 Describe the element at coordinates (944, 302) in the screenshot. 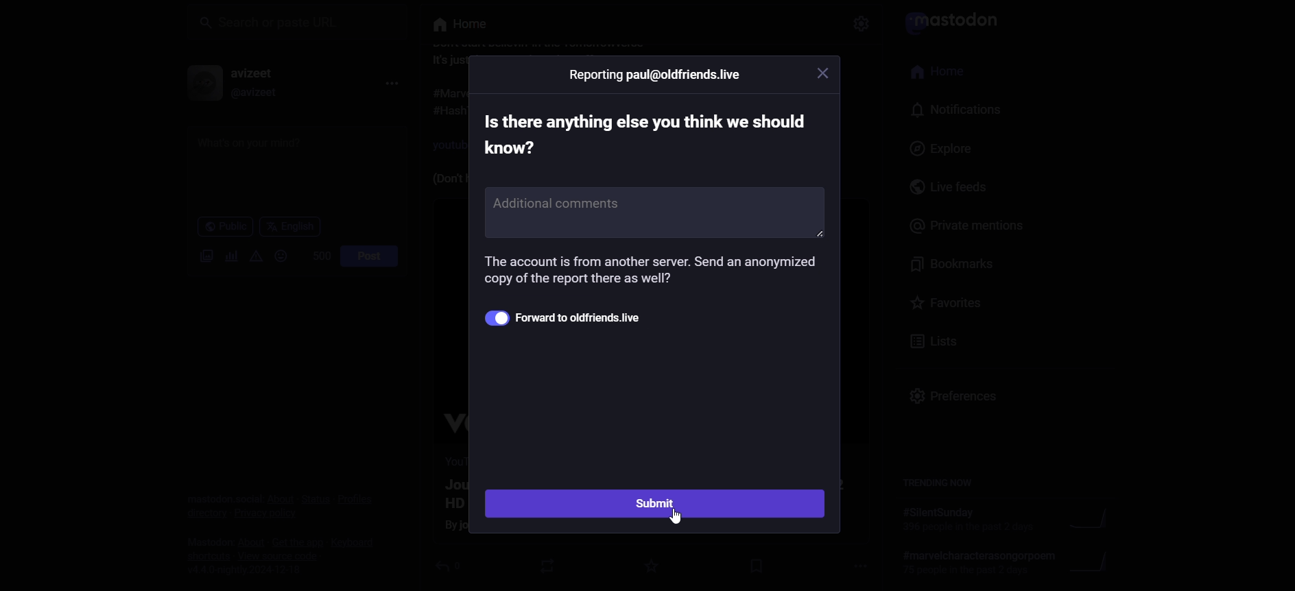

I see `favorites` at that location.